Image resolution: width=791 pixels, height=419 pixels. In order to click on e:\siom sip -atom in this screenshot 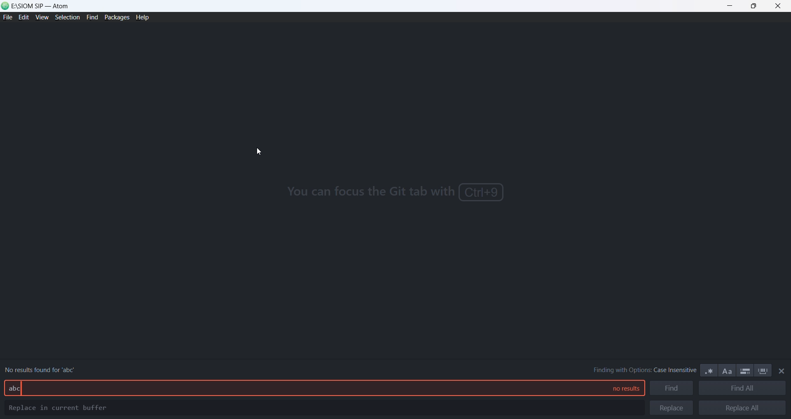, I will do `click(43, 6)`.